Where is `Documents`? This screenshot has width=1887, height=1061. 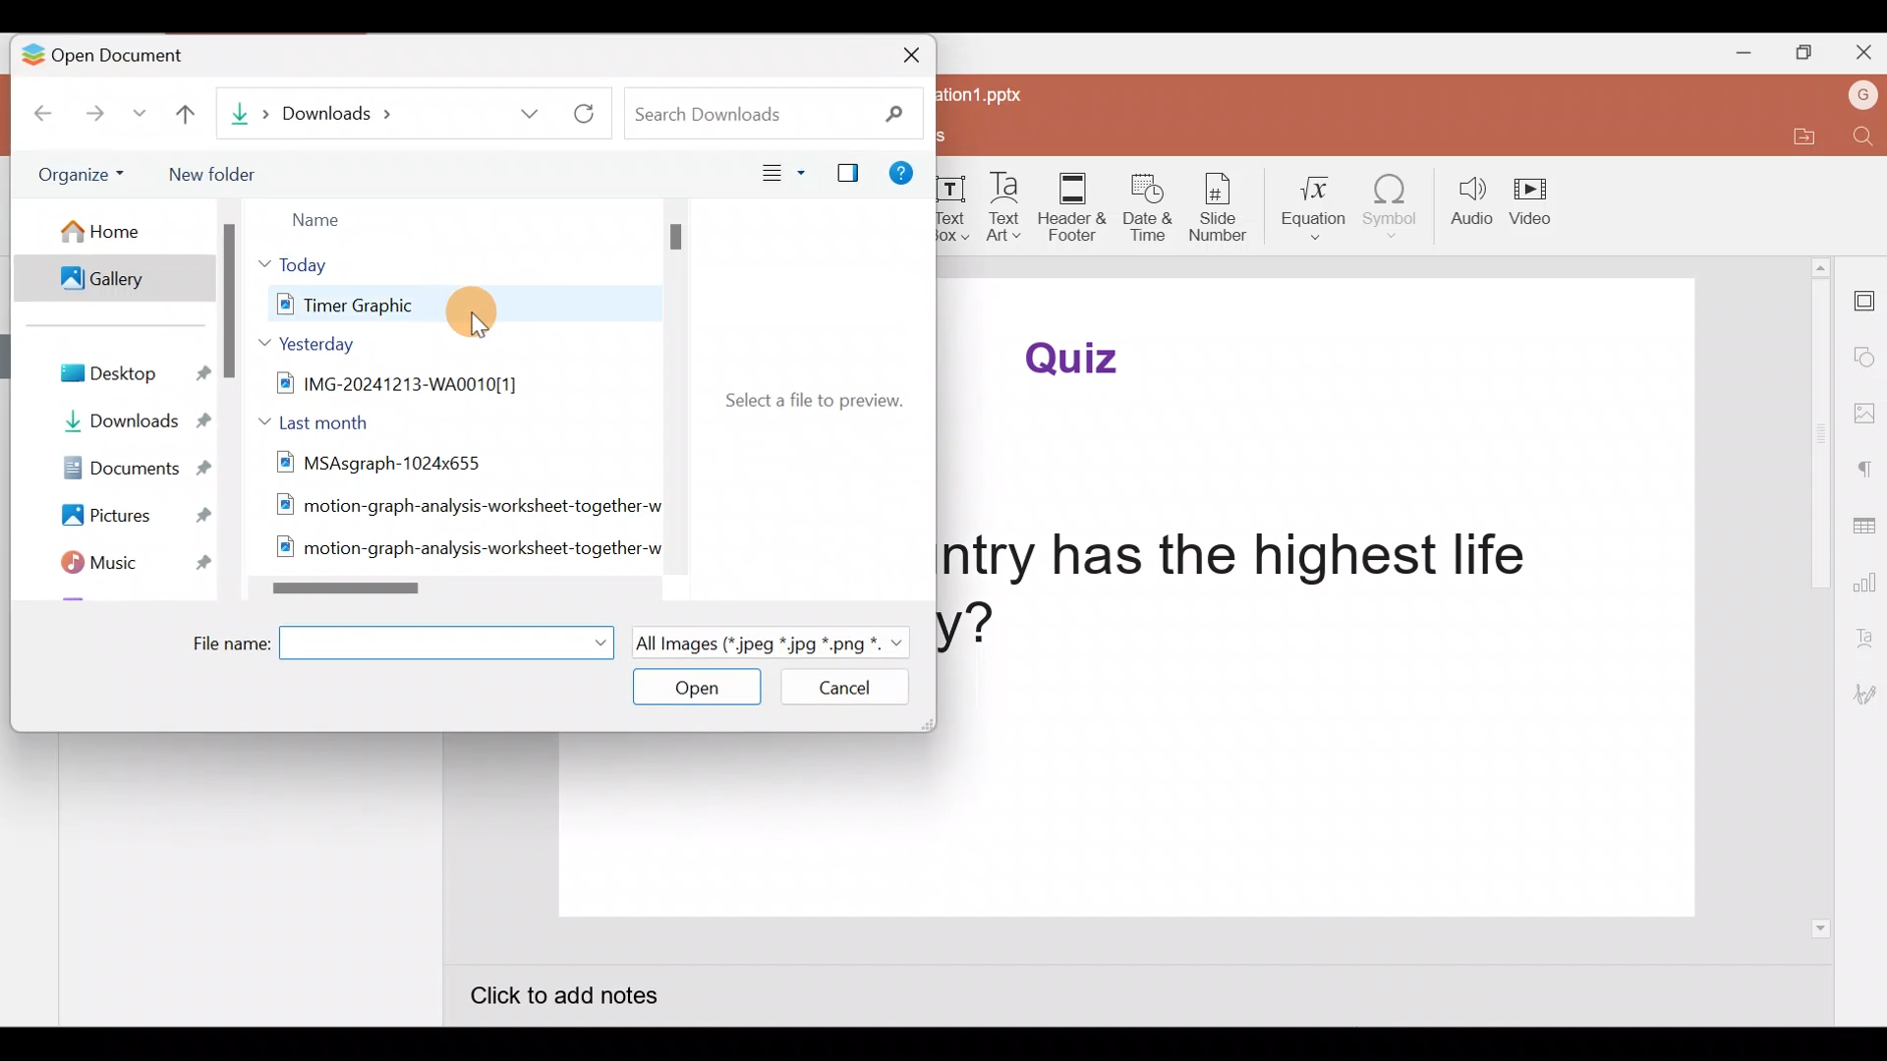
Documents is located at coordinates (122, 466).